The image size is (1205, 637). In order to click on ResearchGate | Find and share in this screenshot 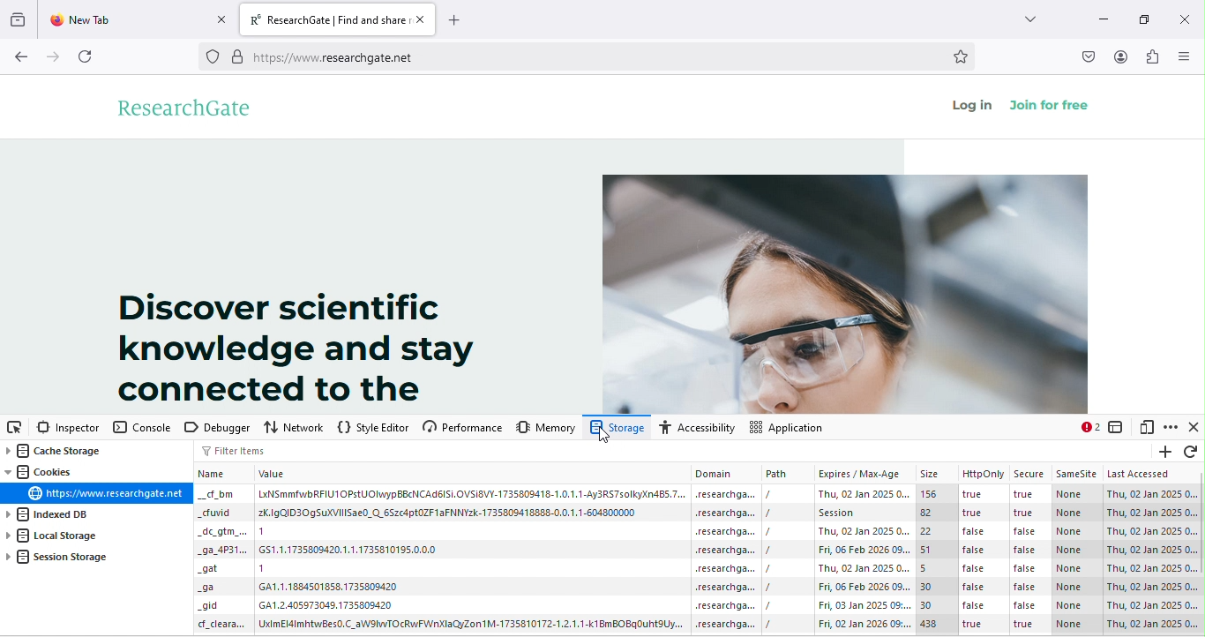, I will do `click(329, 19)`.